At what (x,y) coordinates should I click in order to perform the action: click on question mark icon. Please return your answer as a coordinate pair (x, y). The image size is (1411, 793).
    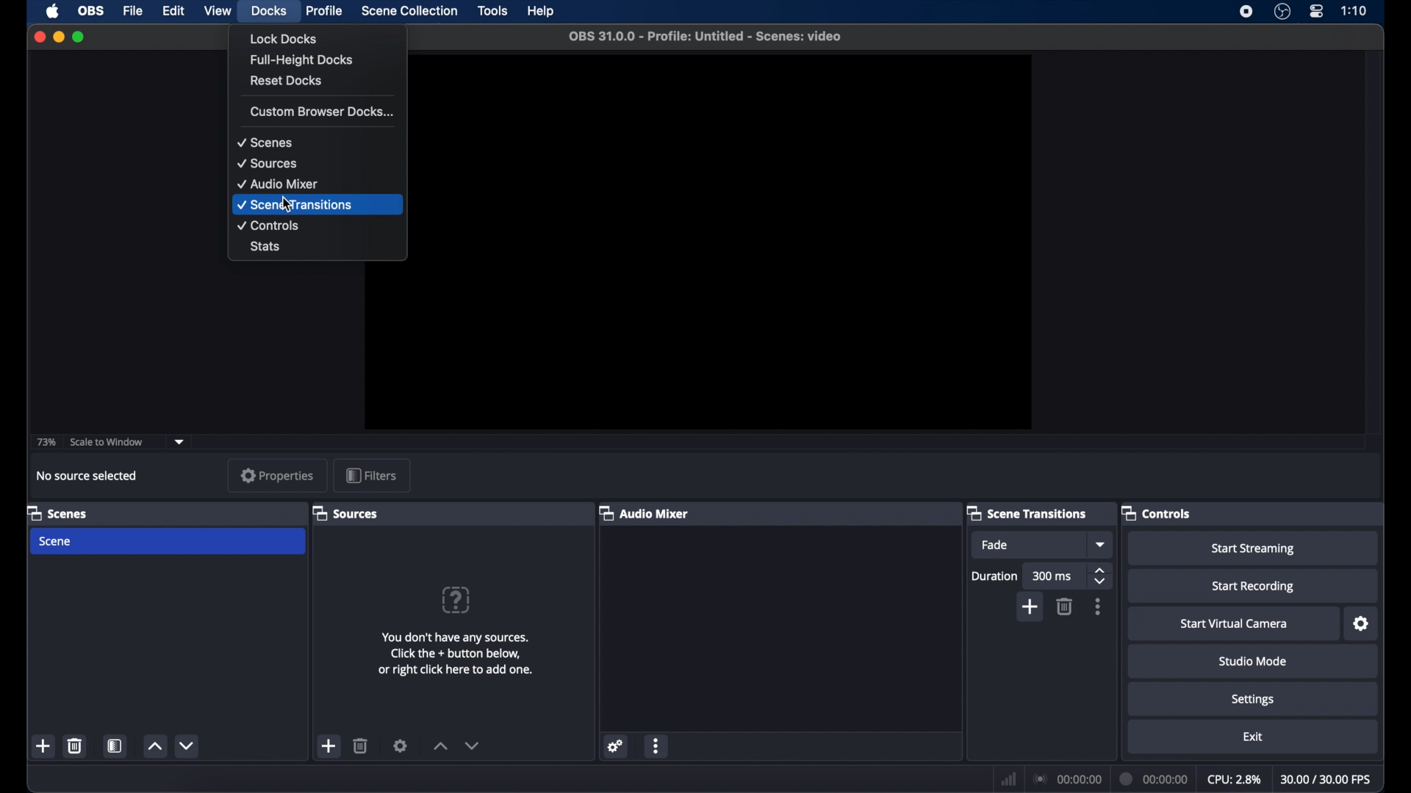
    Looking at the image, I should click on (456, 600).